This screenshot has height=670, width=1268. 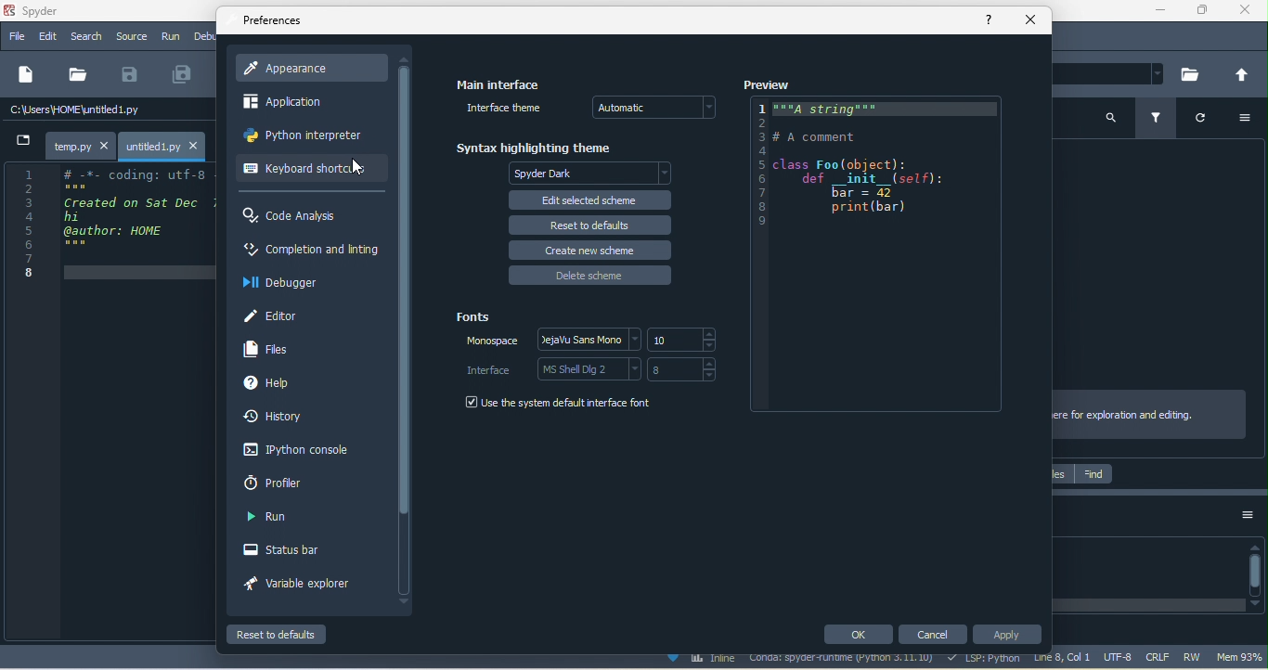 What do you see at coordinates (559, 405) in the screenshot?
I see `use the system default interface font` at bounding box center [559, 405].